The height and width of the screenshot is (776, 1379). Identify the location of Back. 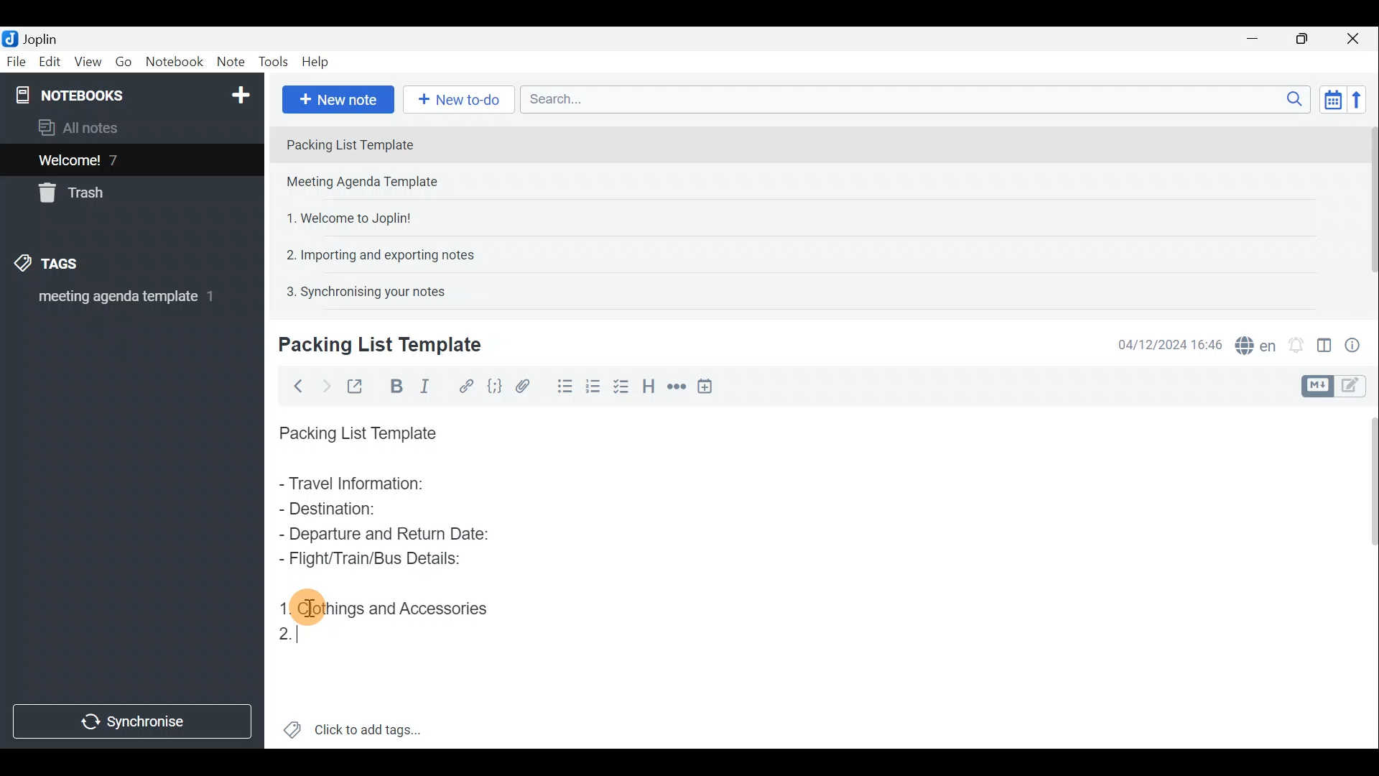
(295, 386).